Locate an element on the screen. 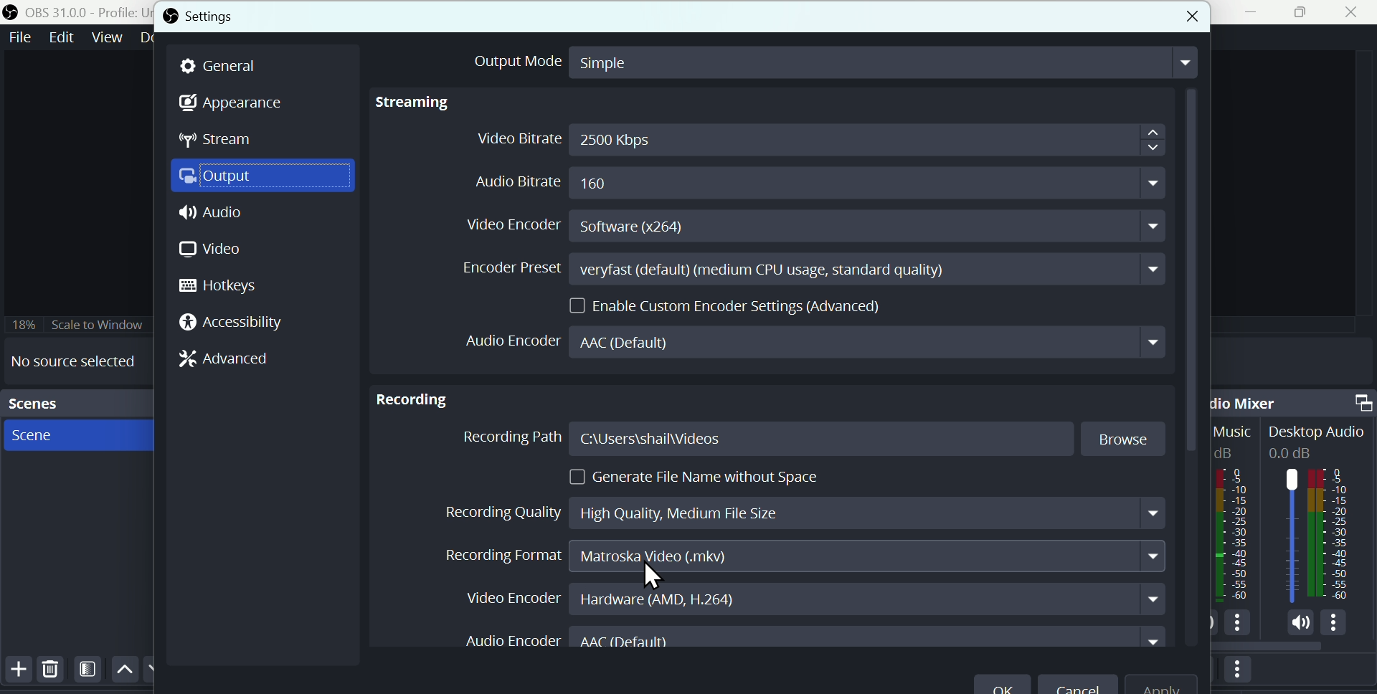 This screenshot has width=1377, height=694. close is located at coordinates (1188, 14).